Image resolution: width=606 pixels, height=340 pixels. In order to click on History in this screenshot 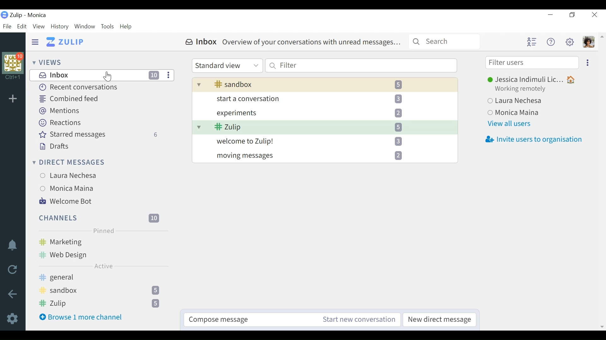, I will do `click(60, 26)`.